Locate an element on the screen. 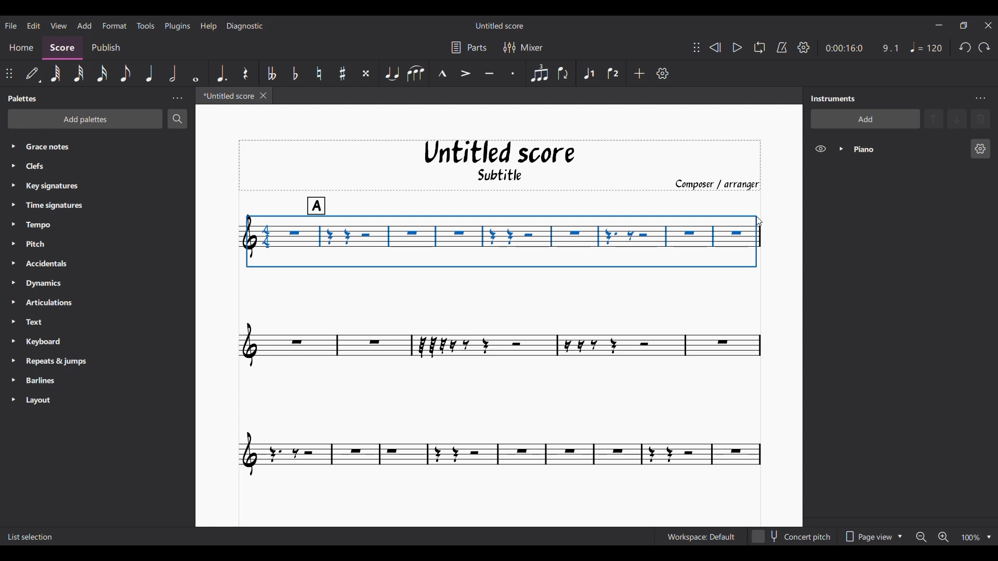  Redo is located at coordinates (984, 47).